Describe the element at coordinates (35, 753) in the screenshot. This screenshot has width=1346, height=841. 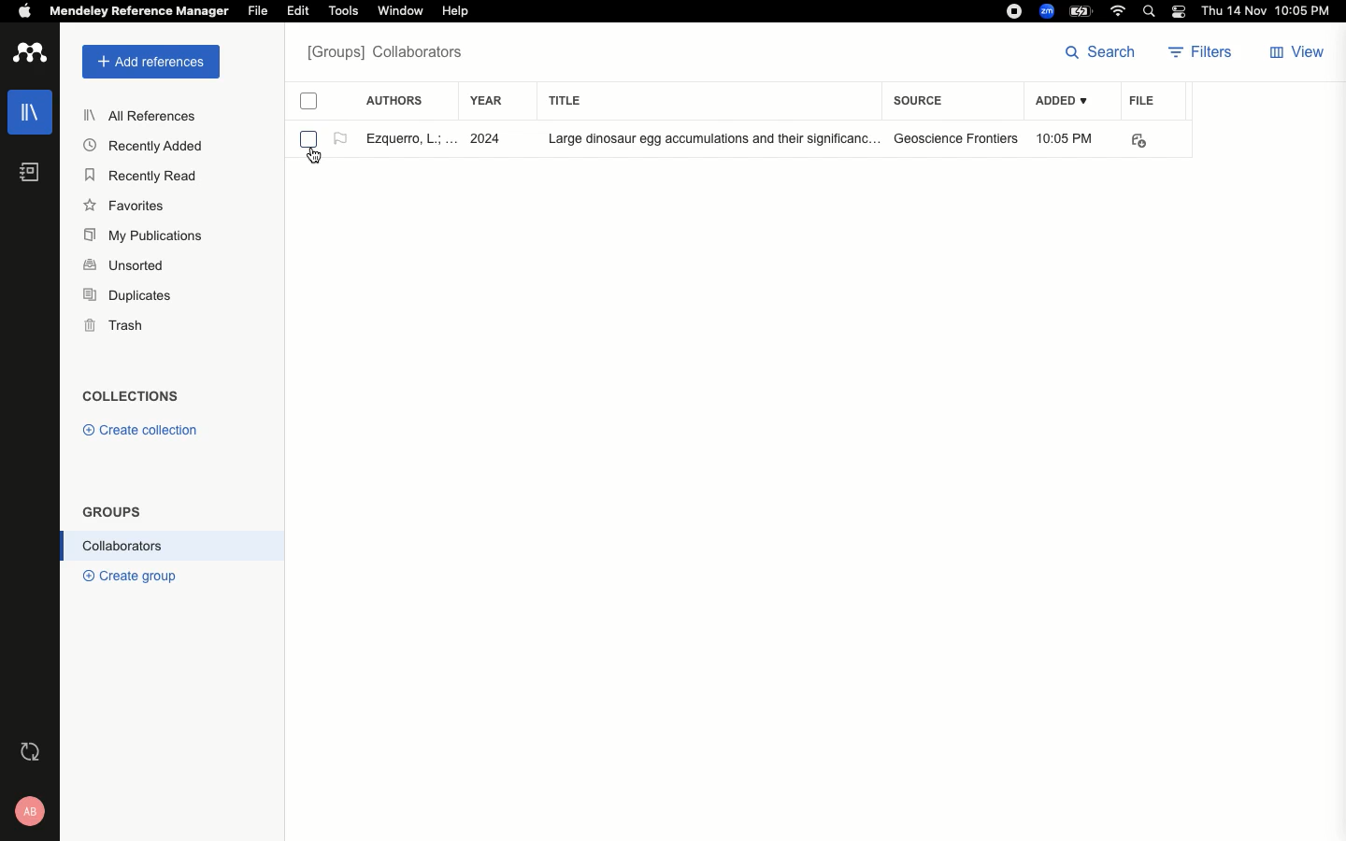
I see `Last sync` at that location.